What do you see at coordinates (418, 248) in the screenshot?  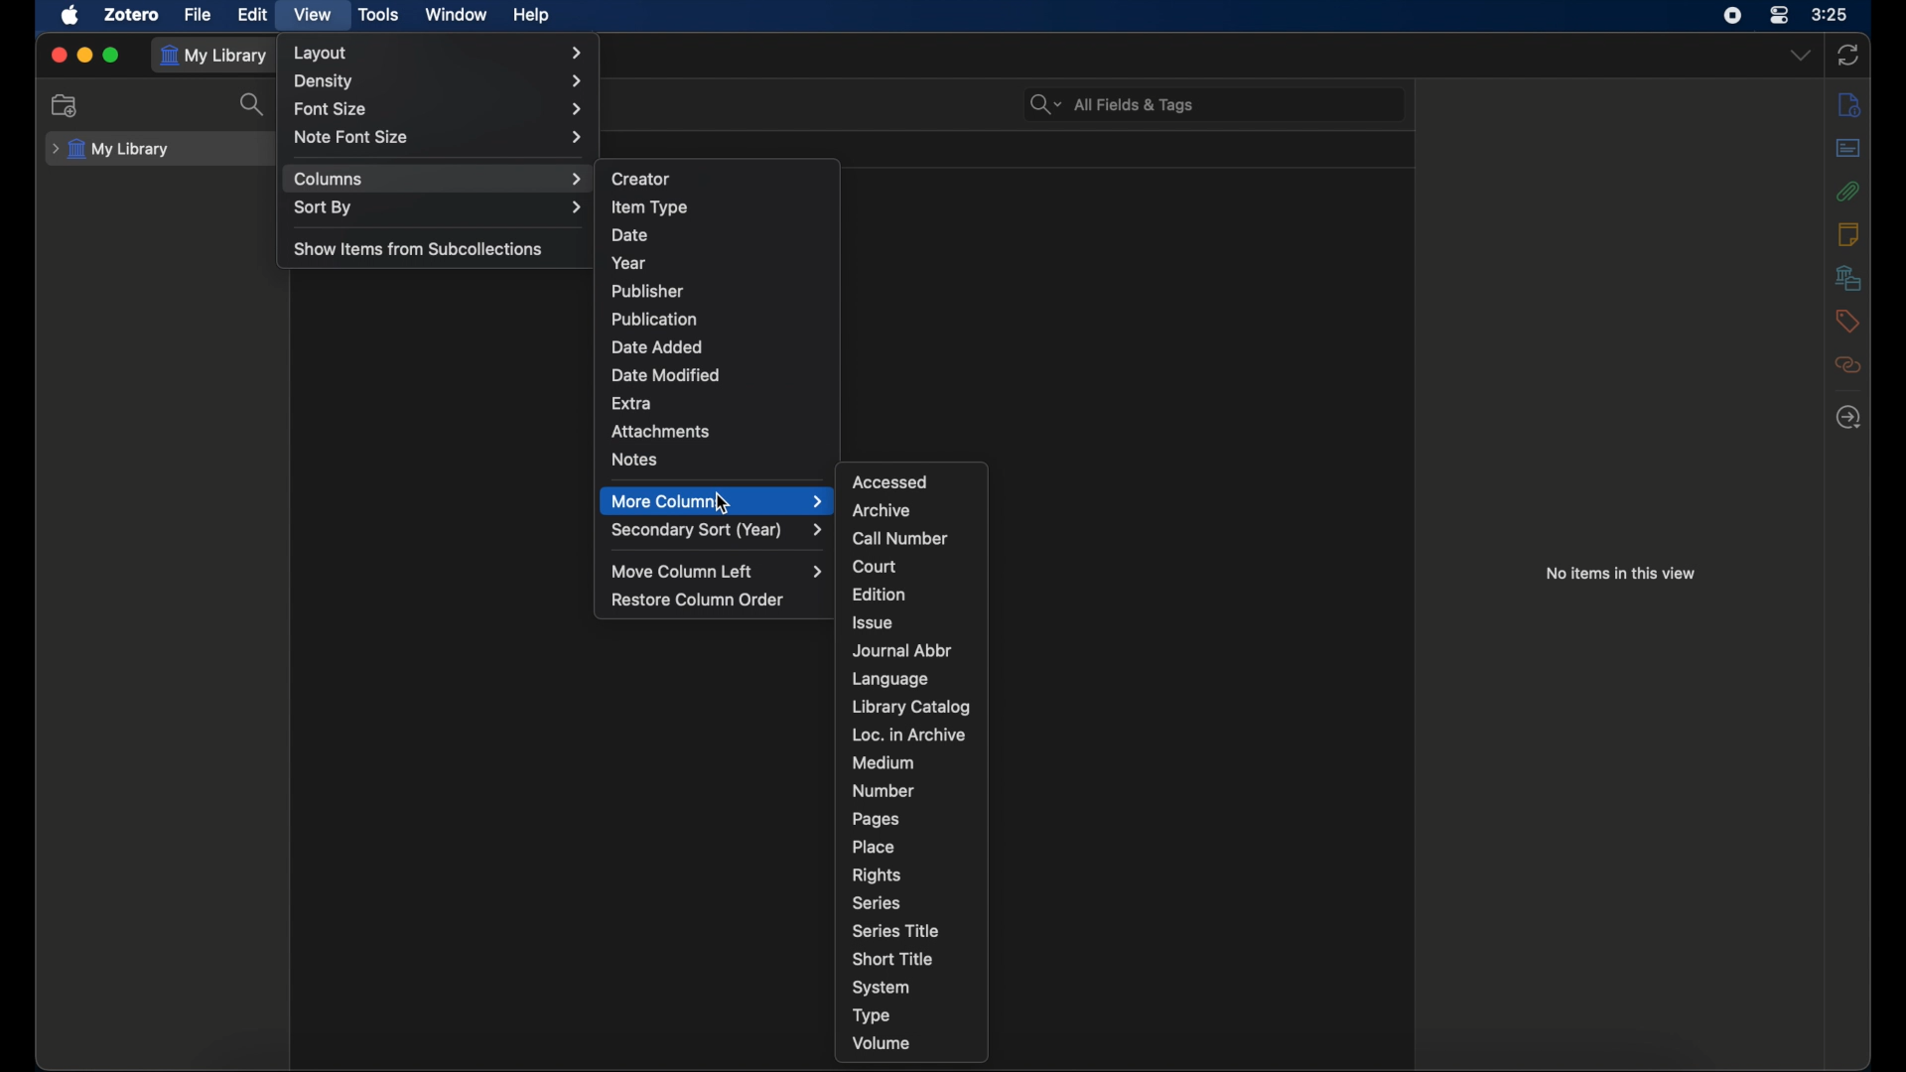 I see `show items from subcollections` at bounding box center [418, 248].